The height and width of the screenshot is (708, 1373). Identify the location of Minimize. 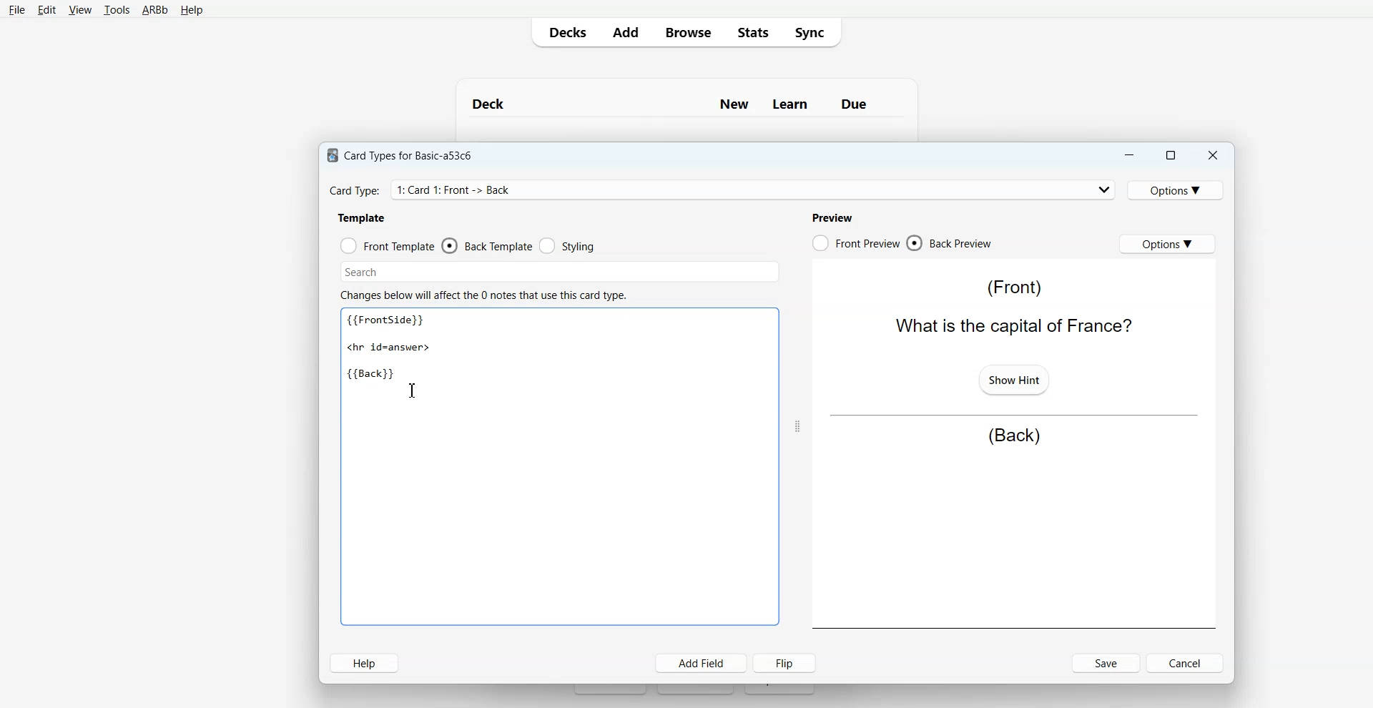
(1128, 155).